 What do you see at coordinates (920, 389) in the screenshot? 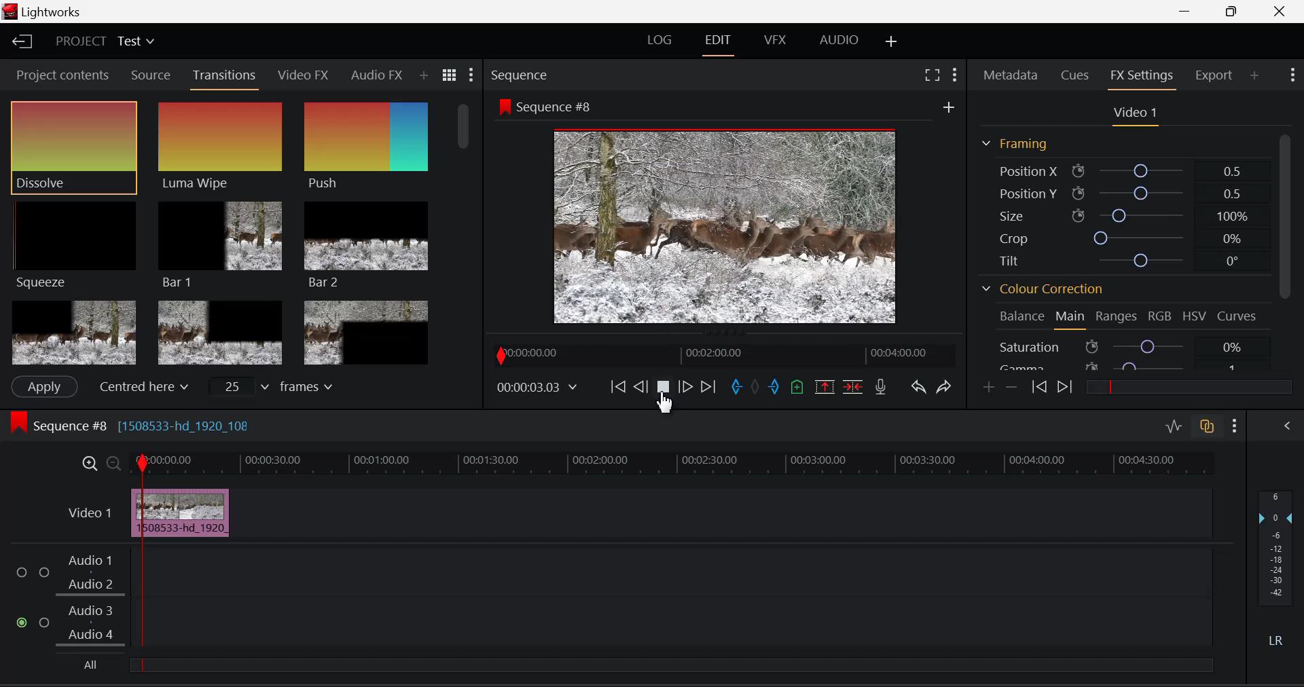
I see `Undo` at bounding box center [920, 389].